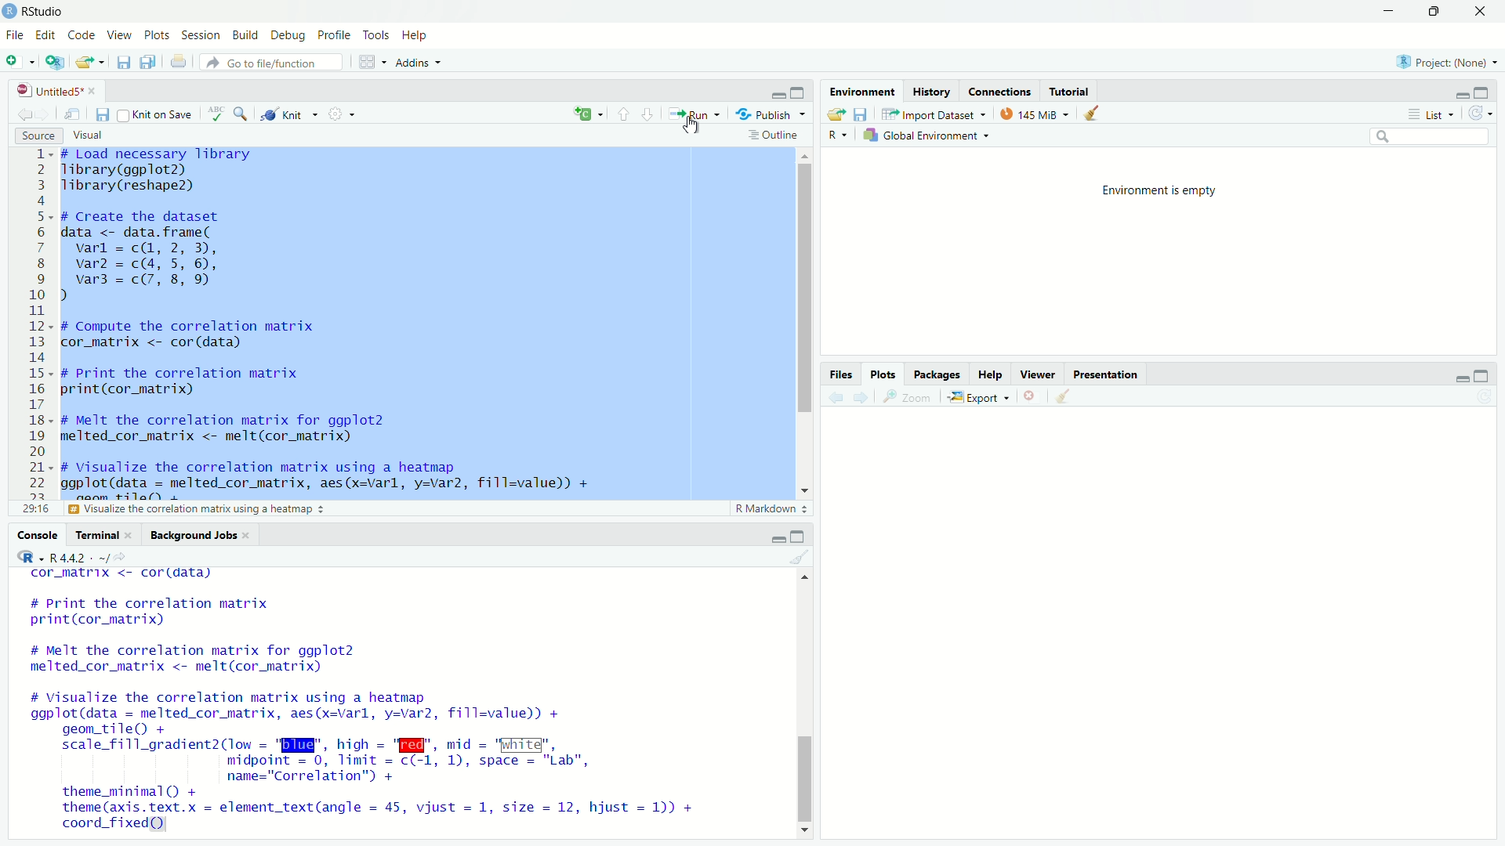 This screenshot has width=1505, height=846. Describe the element at coordinates (1481, 12) in the screenshot. I see `close` at that location.